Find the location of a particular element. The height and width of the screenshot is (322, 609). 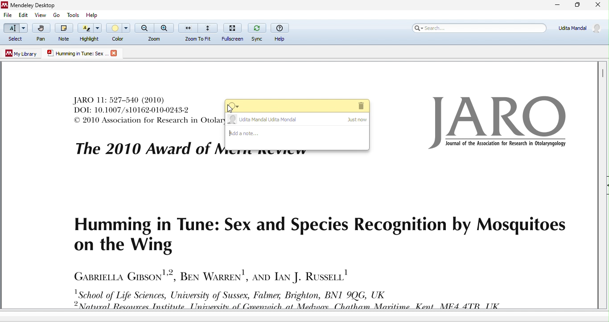

cursor movement is located at coordinates (231, 110).